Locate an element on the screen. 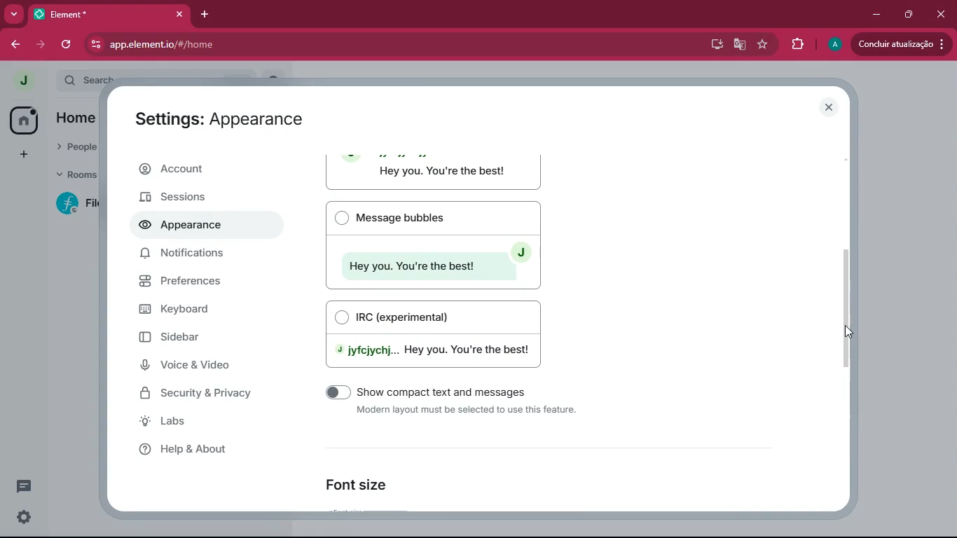  extensions is located at coordinates (798, 45).